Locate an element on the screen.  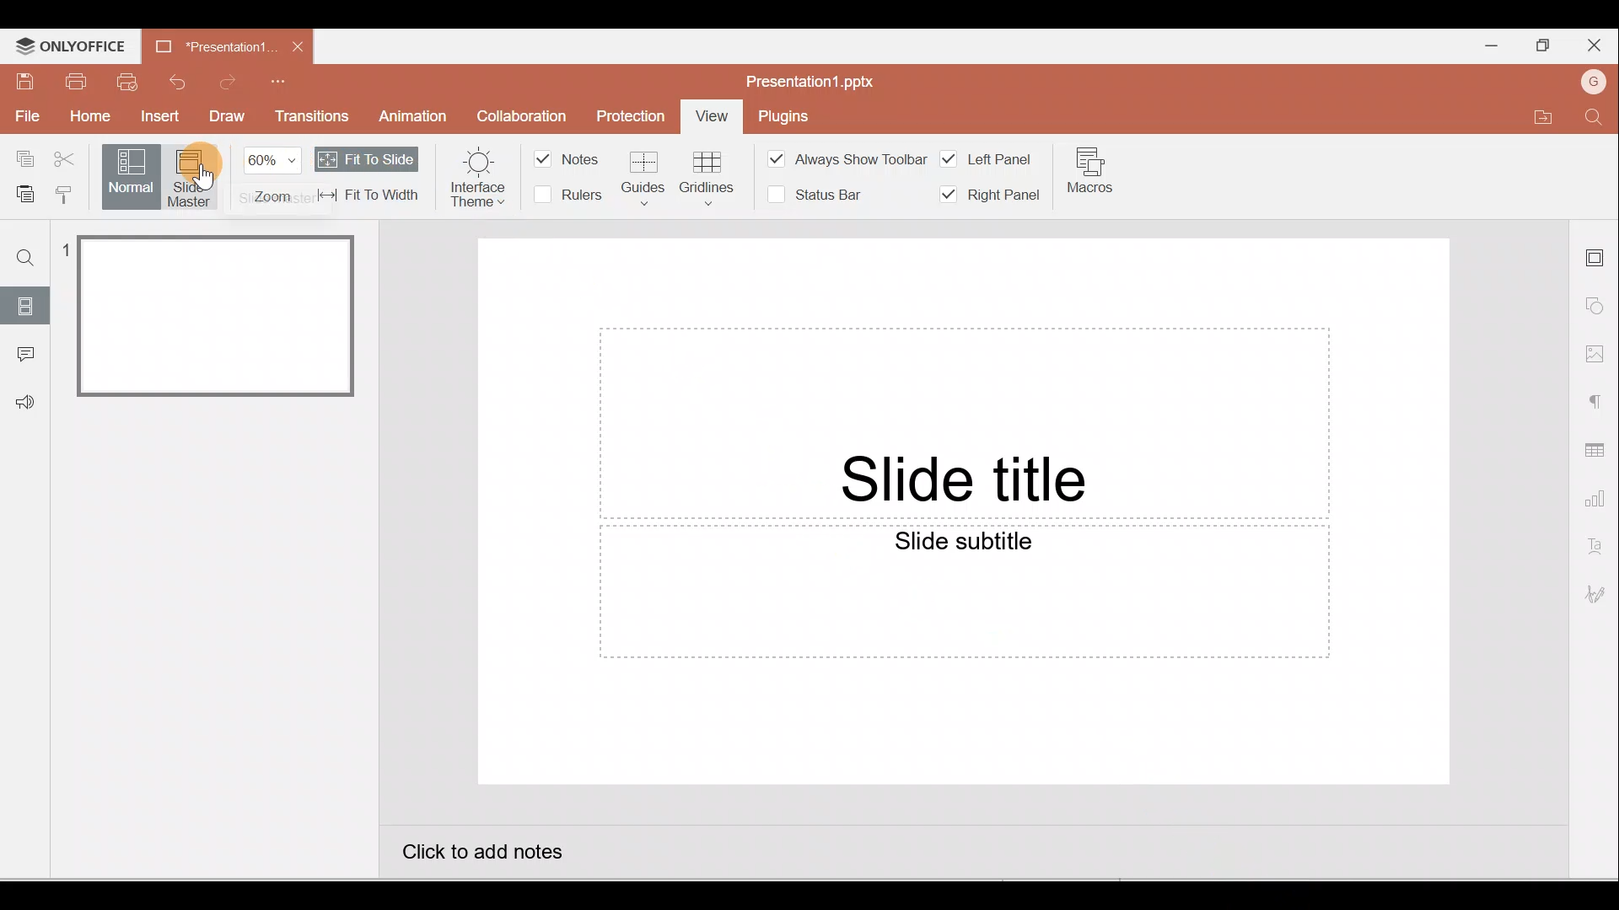
Shape settings is located at coordinates (1600, 308).